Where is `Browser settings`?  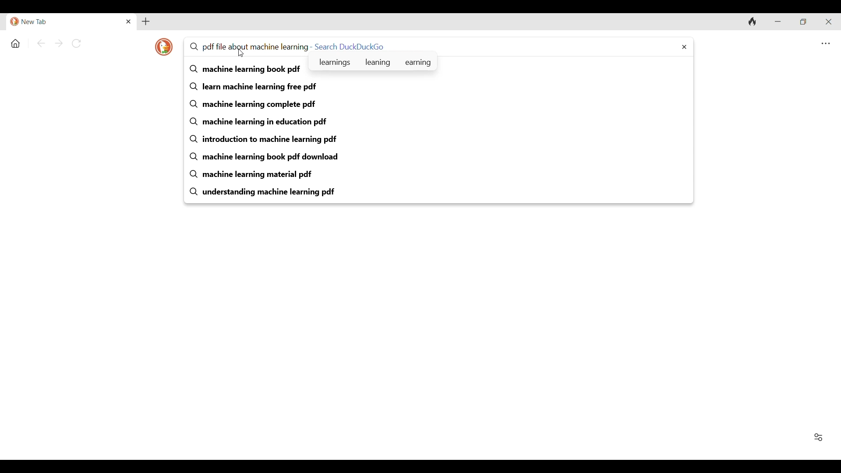
Browser settings is located at coordinates (825, 44).